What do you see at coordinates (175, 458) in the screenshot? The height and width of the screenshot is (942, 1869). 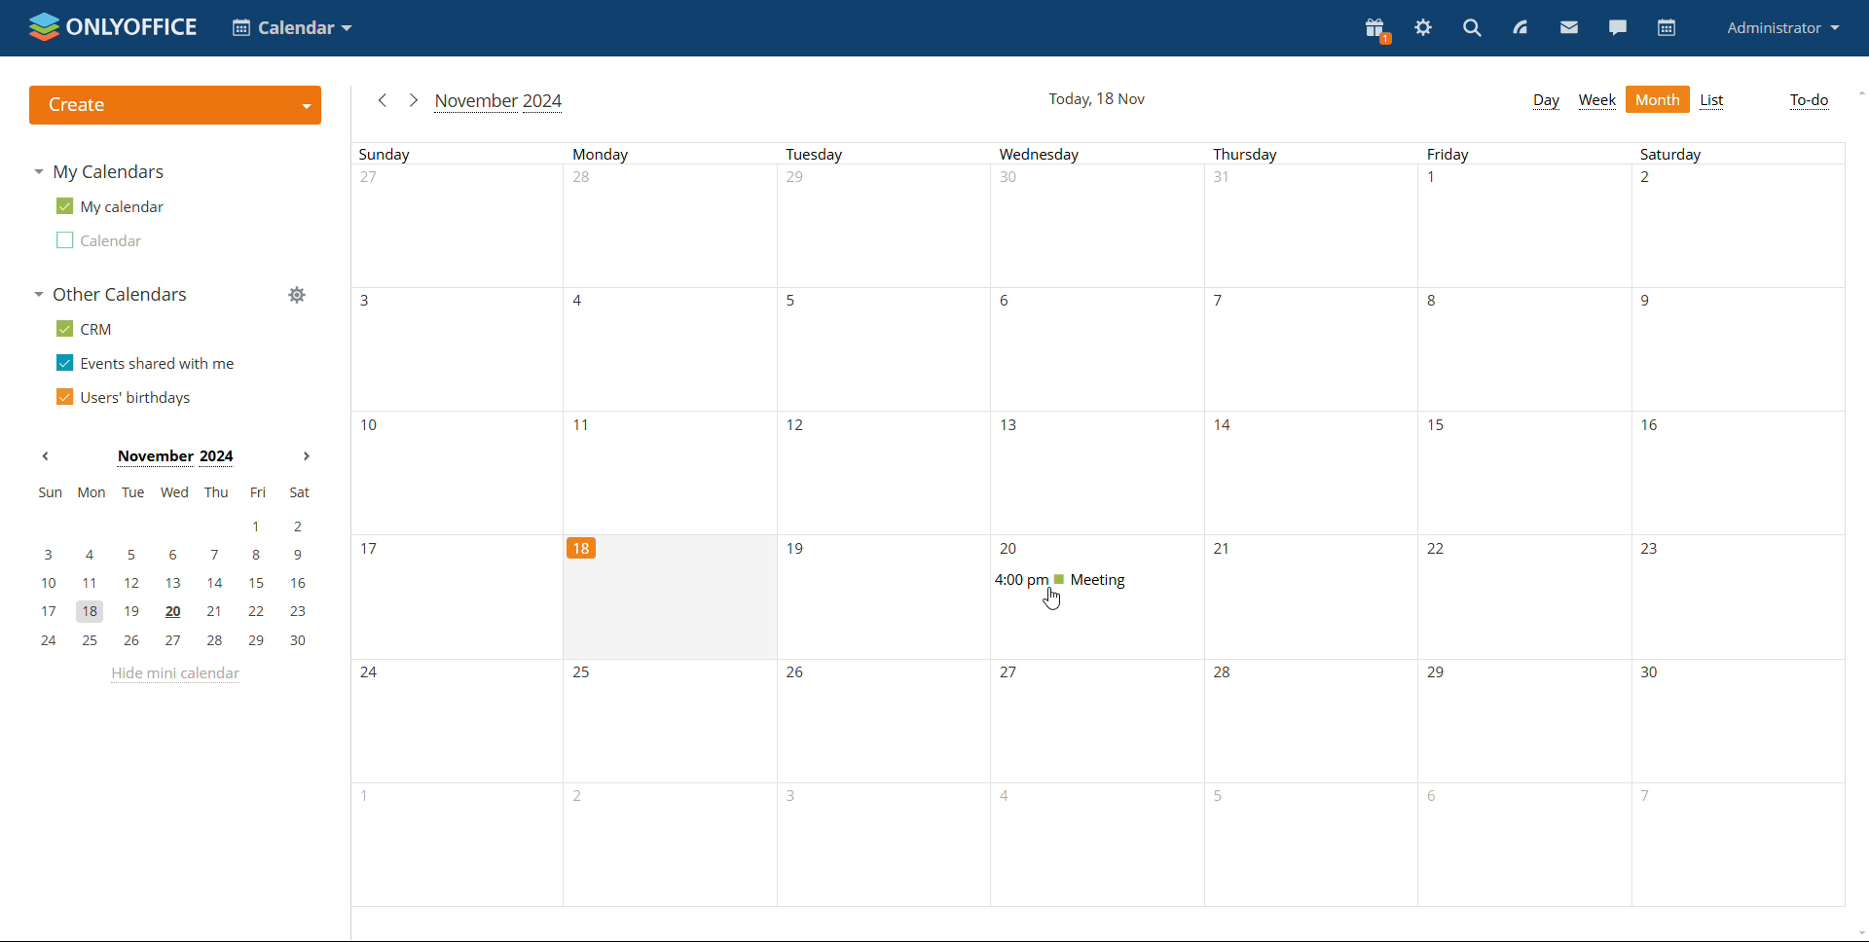 I see `month on display` at bounding box center [175, 458].